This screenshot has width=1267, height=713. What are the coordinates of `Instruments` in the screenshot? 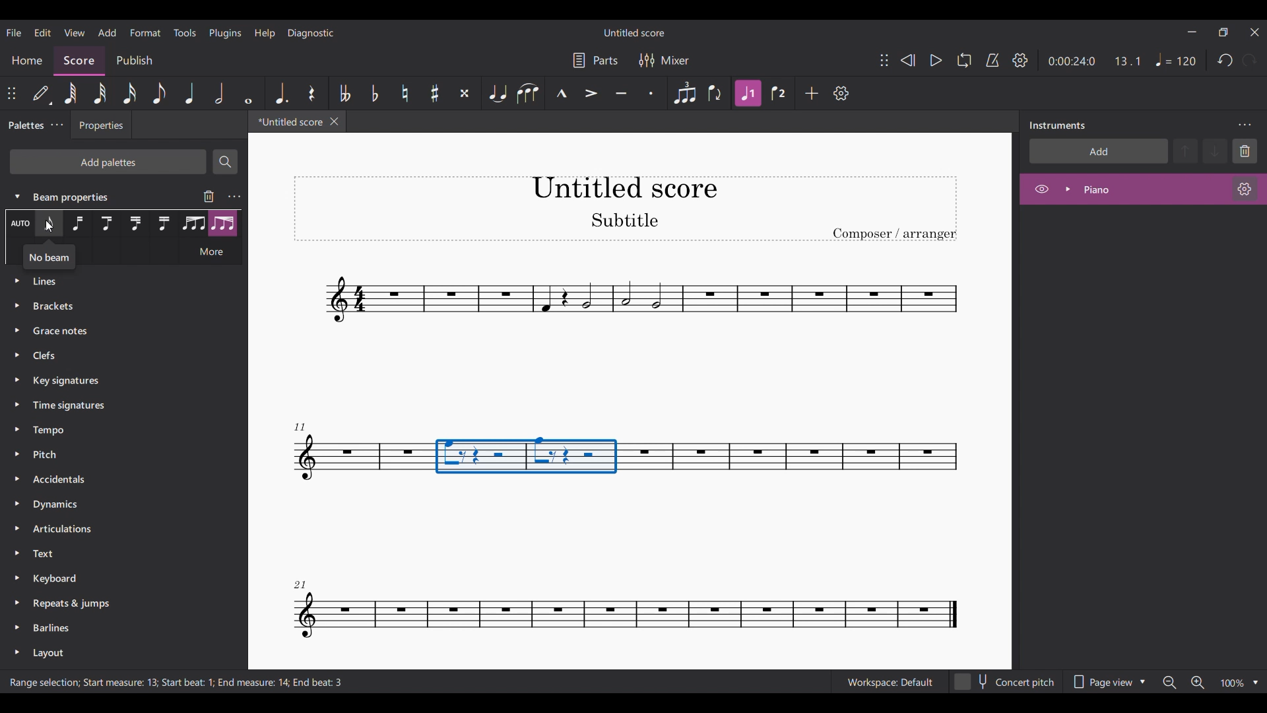 It's located at (1057, 125).